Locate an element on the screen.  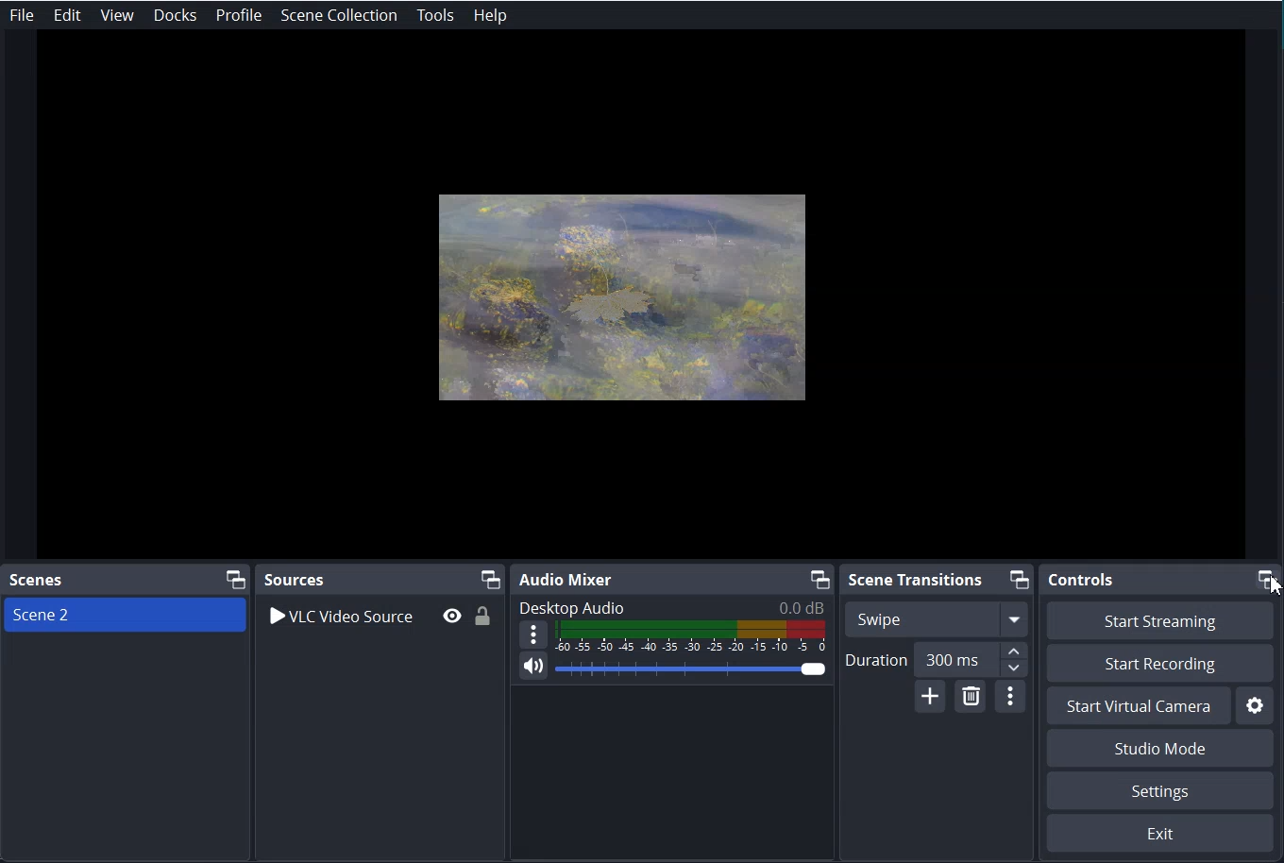
Transition Properties is located at coordinates (1011, 698).